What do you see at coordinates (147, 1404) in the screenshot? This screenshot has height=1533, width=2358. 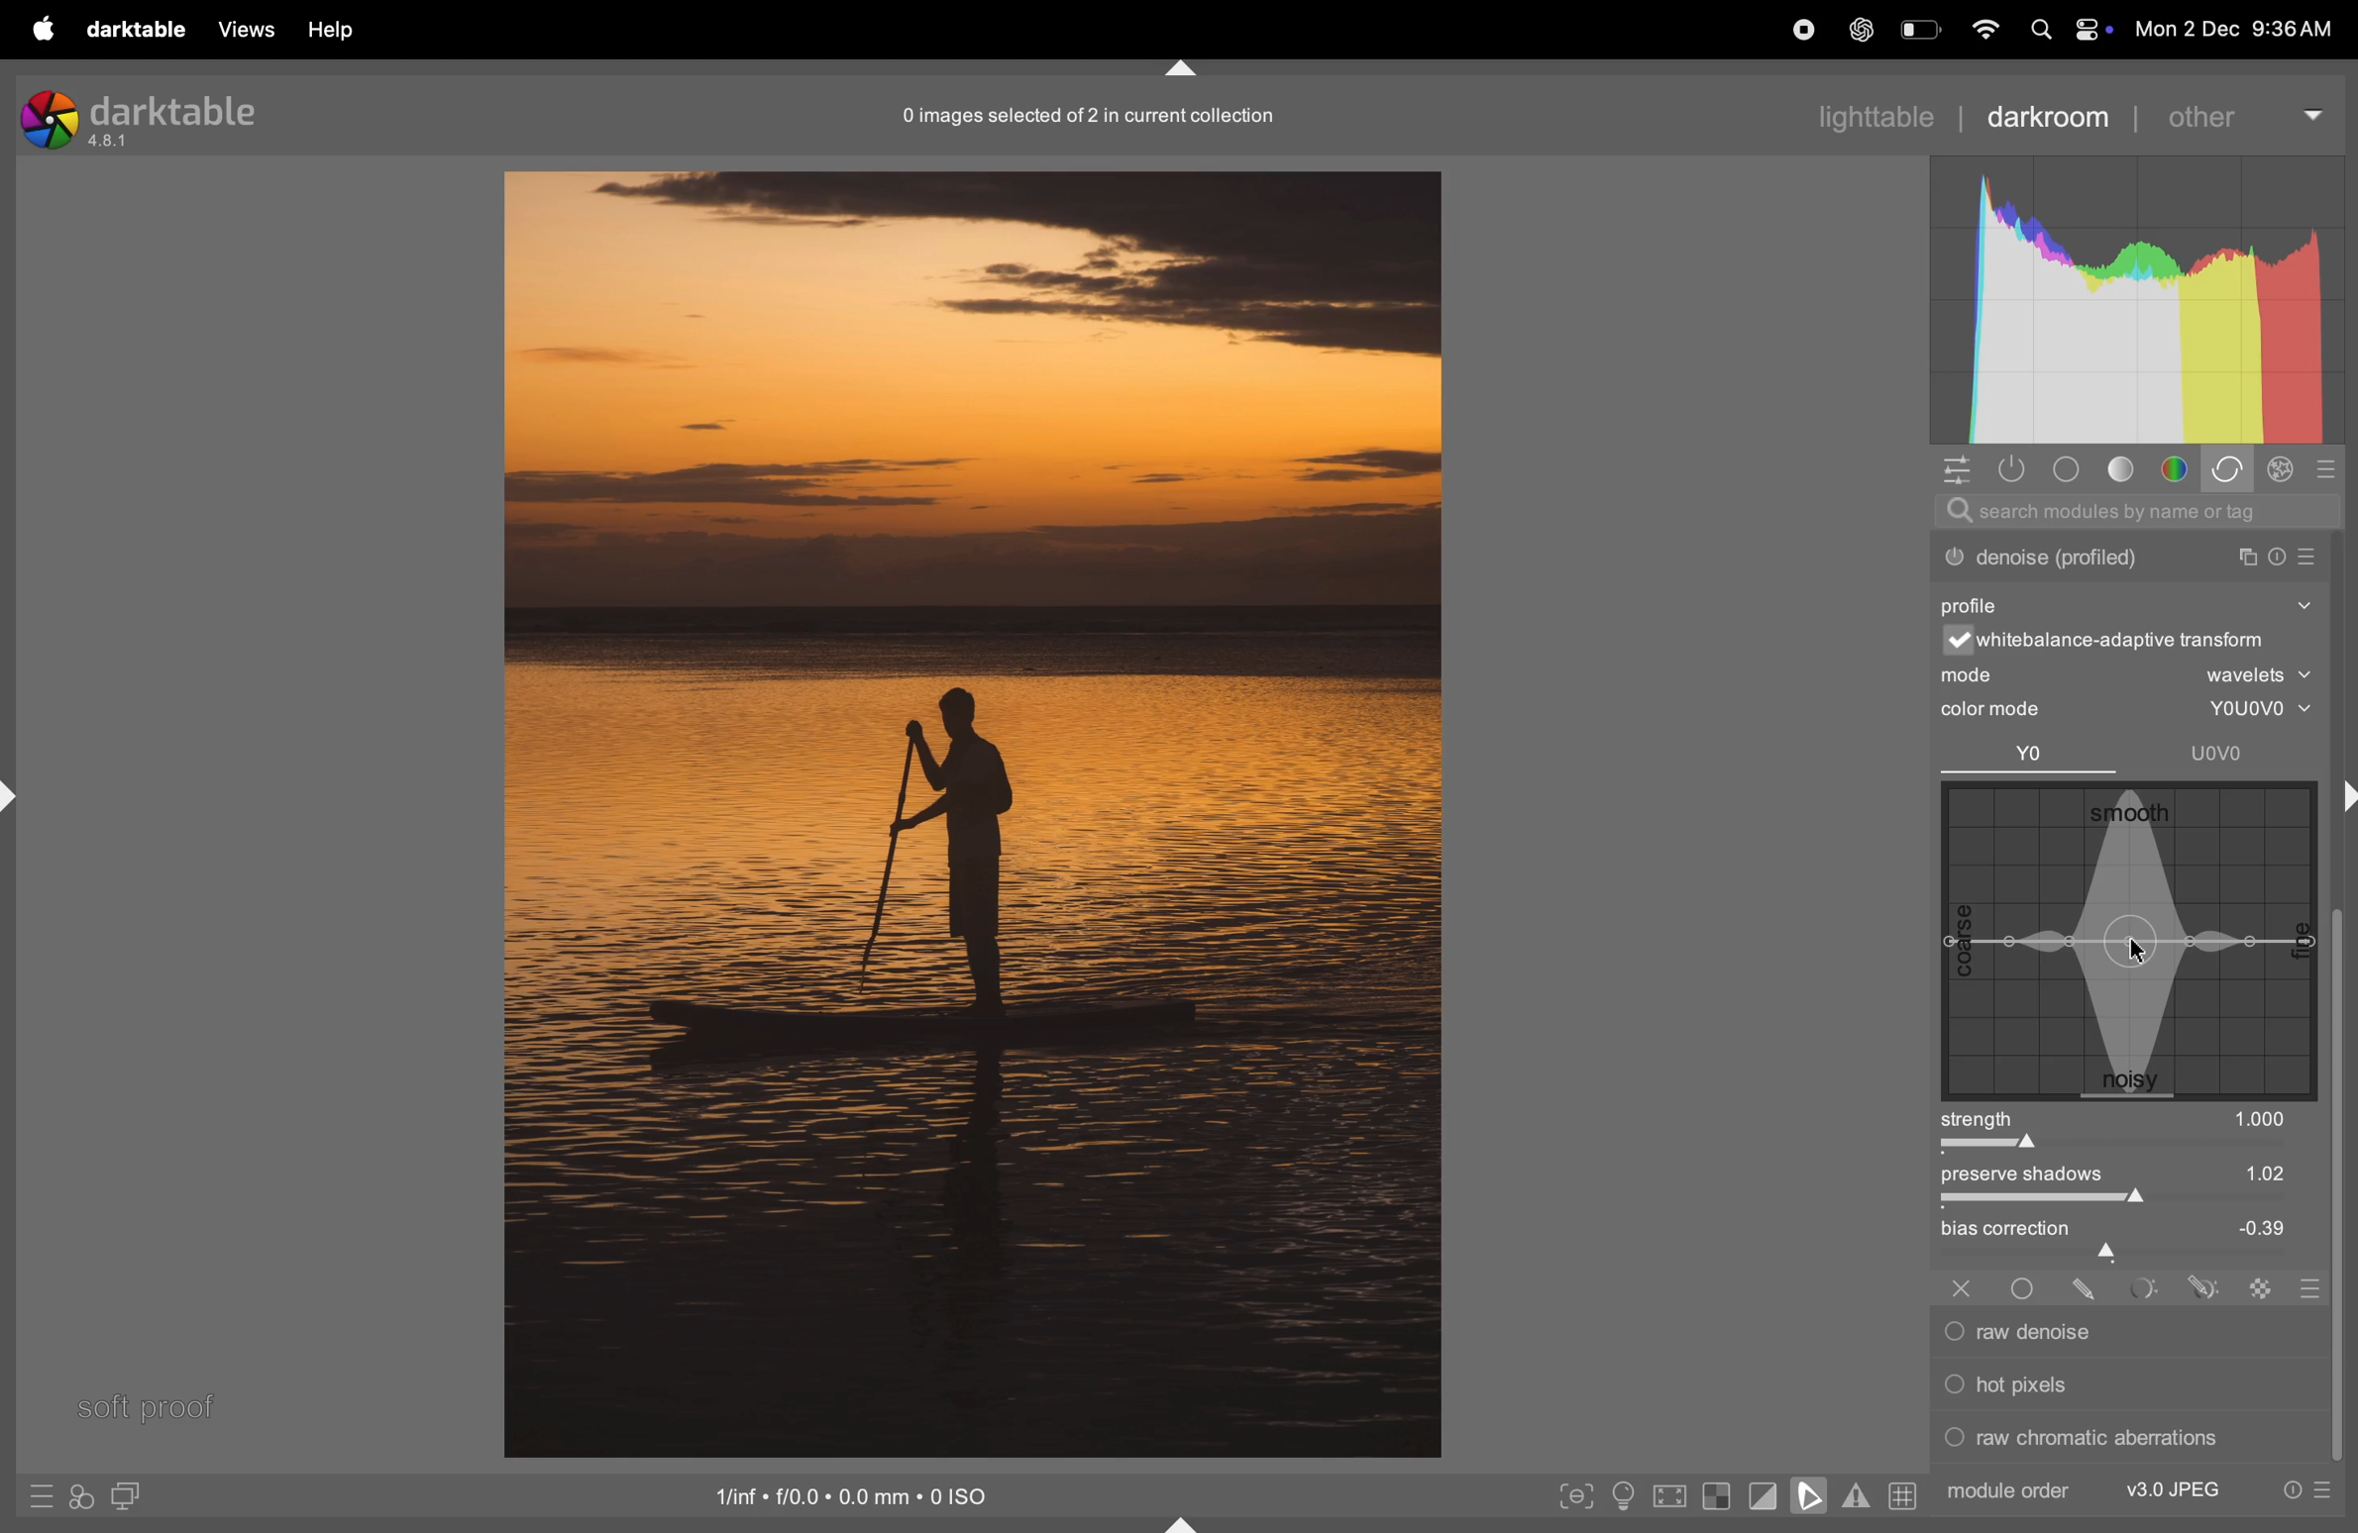 I see `soft proffing` at bounding box center [147, 1404].